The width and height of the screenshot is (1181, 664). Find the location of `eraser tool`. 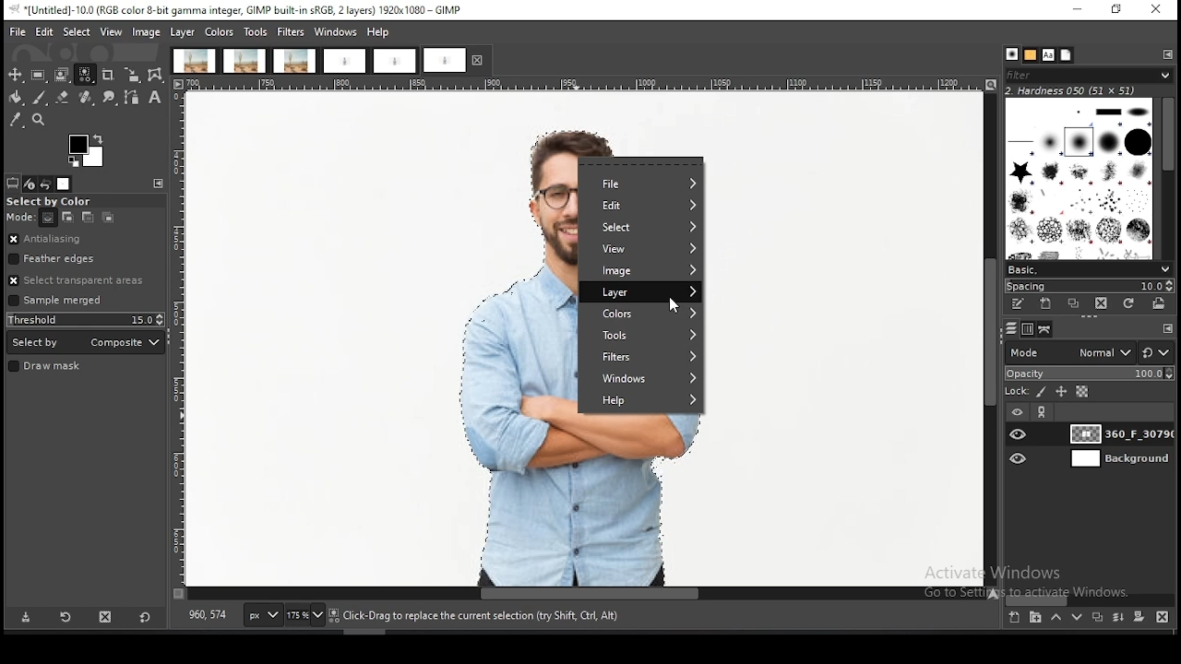

eraser tool is located at coordinates (63, 97).